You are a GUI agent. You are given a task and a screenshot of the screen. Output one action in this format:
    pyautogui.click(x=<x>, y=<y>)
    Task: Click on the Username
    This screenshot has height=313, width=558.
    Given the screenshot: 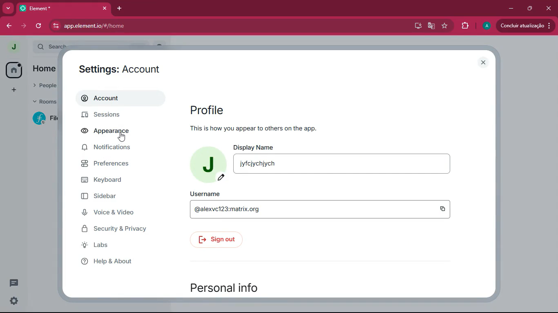 What is the action you would take?
    pyautogui.click(x=205, y=194)
    